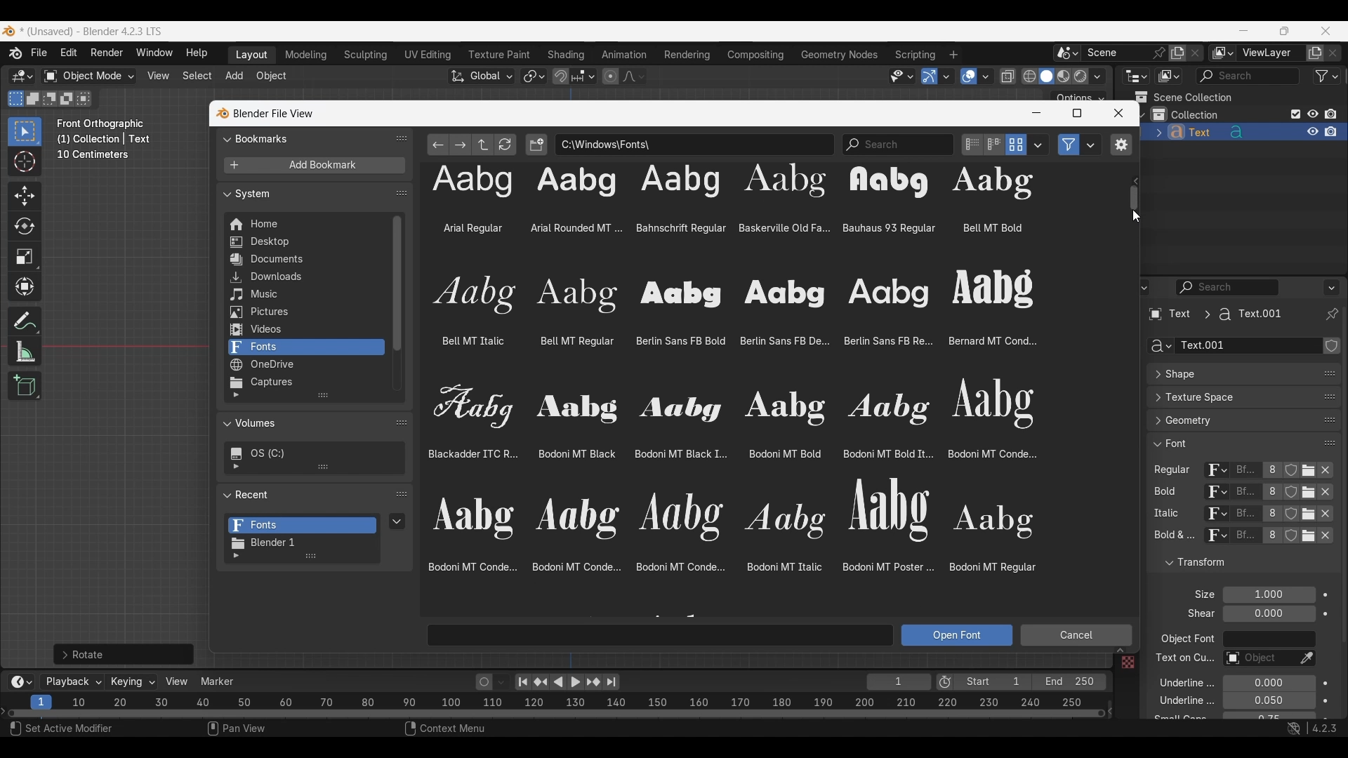 The width and height of the screenshot is (1348, 758). What do you see at coordinates (236, 395) in the screenshot?
I see `Show filtering options` at bounding box center [236, 395].